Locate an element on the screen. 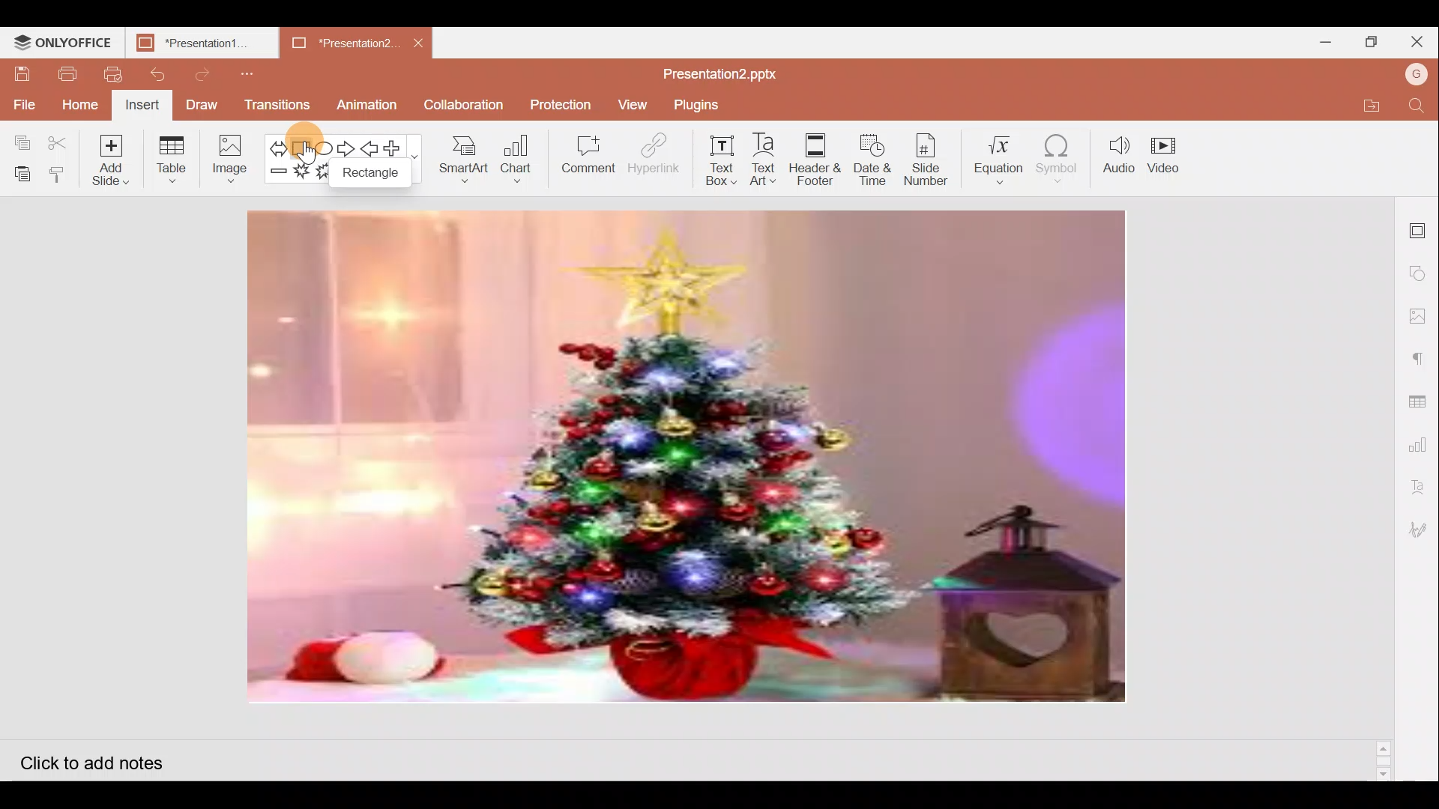 Image resolution: width=1439 pixels, height=809 pixels. Audio is located at coordinates (1119, 157).